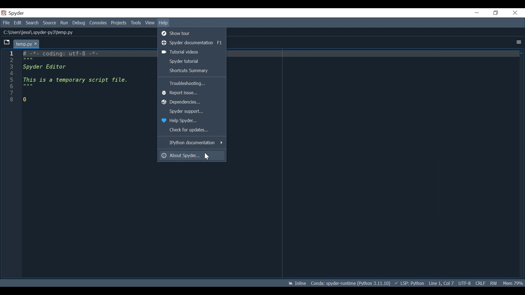 The width and height of the screenshot is (525, 295). I want to click on About Spyder, so click(193, 156).